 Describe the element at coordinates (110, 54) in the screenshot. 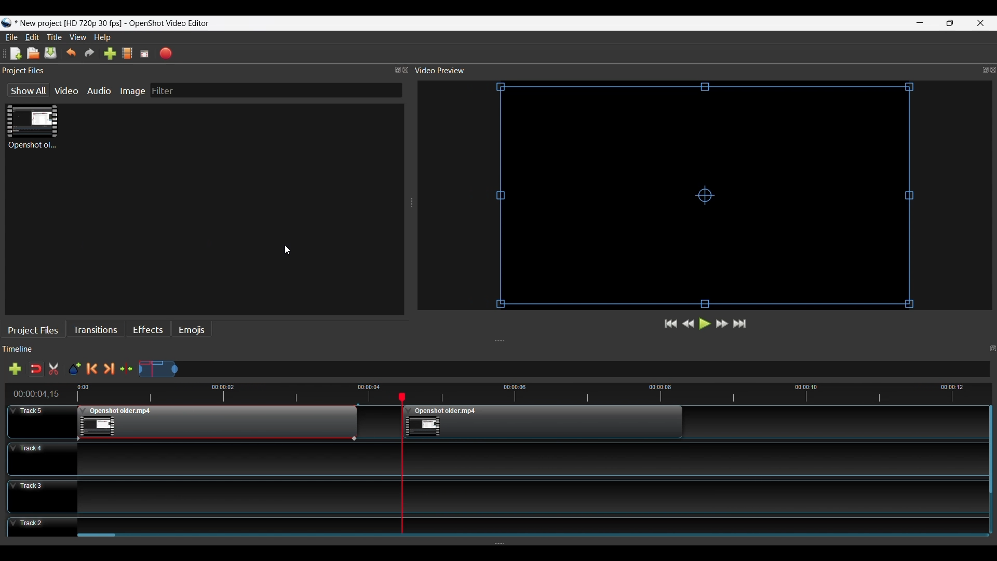

I see `Import Files` at that location.